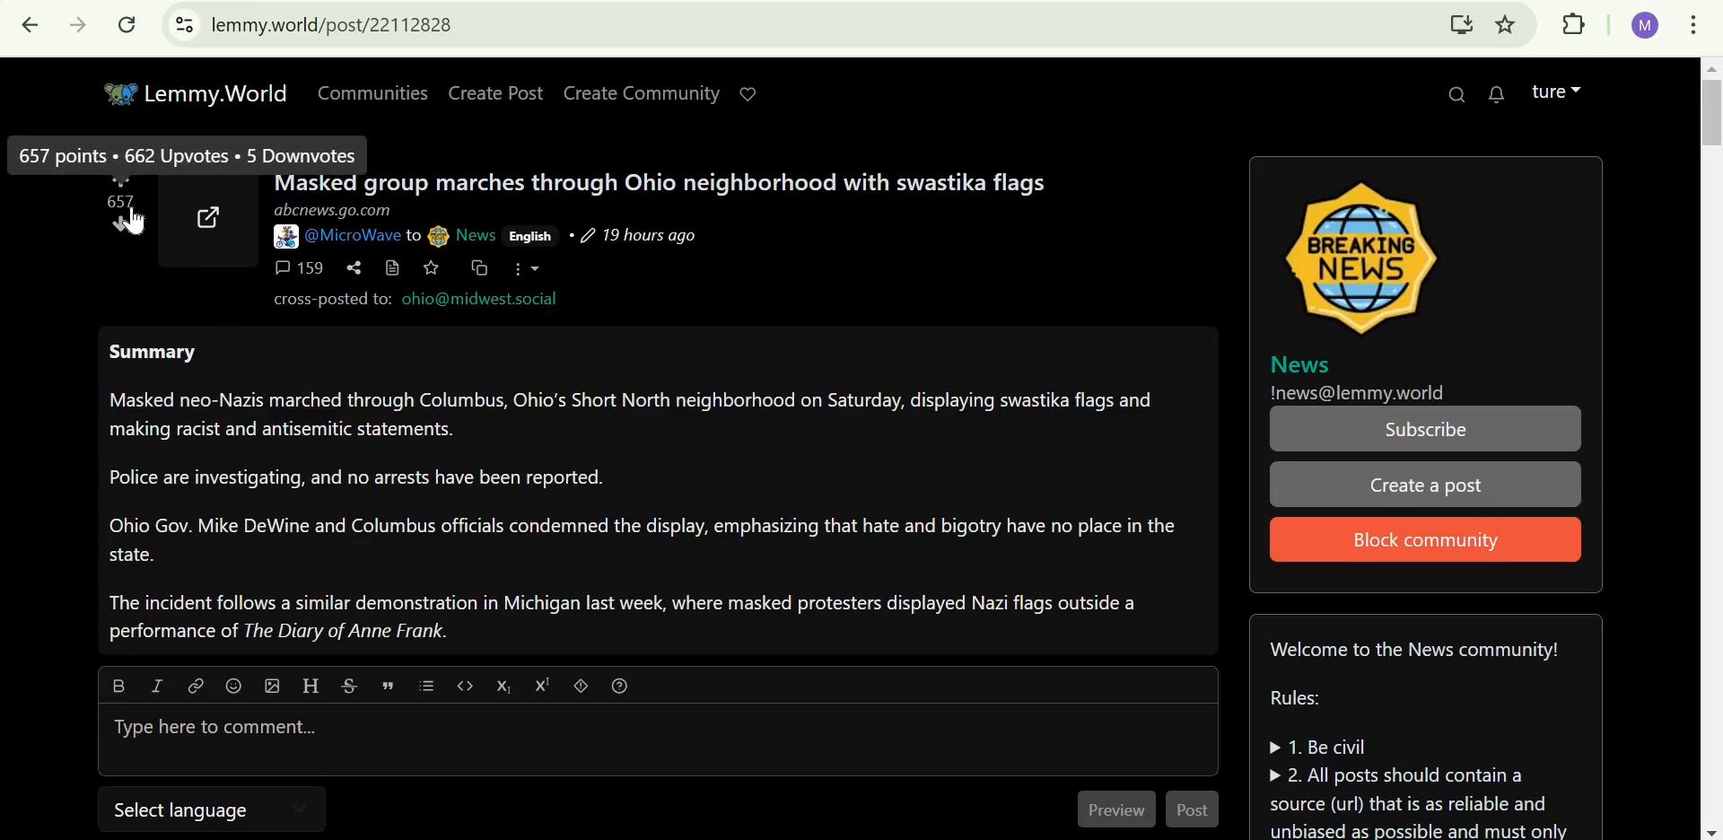 The image size is (1723, 840). I want to click on Subscribe, so click(1422, 429).